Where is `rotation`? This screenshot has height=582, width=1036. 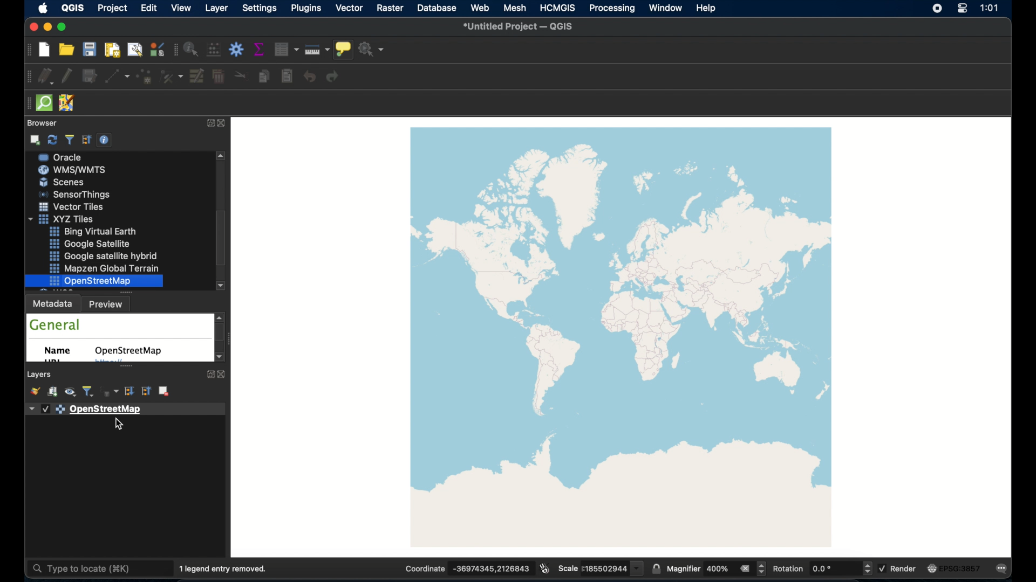
rotation is located at coordinates (823, 569).